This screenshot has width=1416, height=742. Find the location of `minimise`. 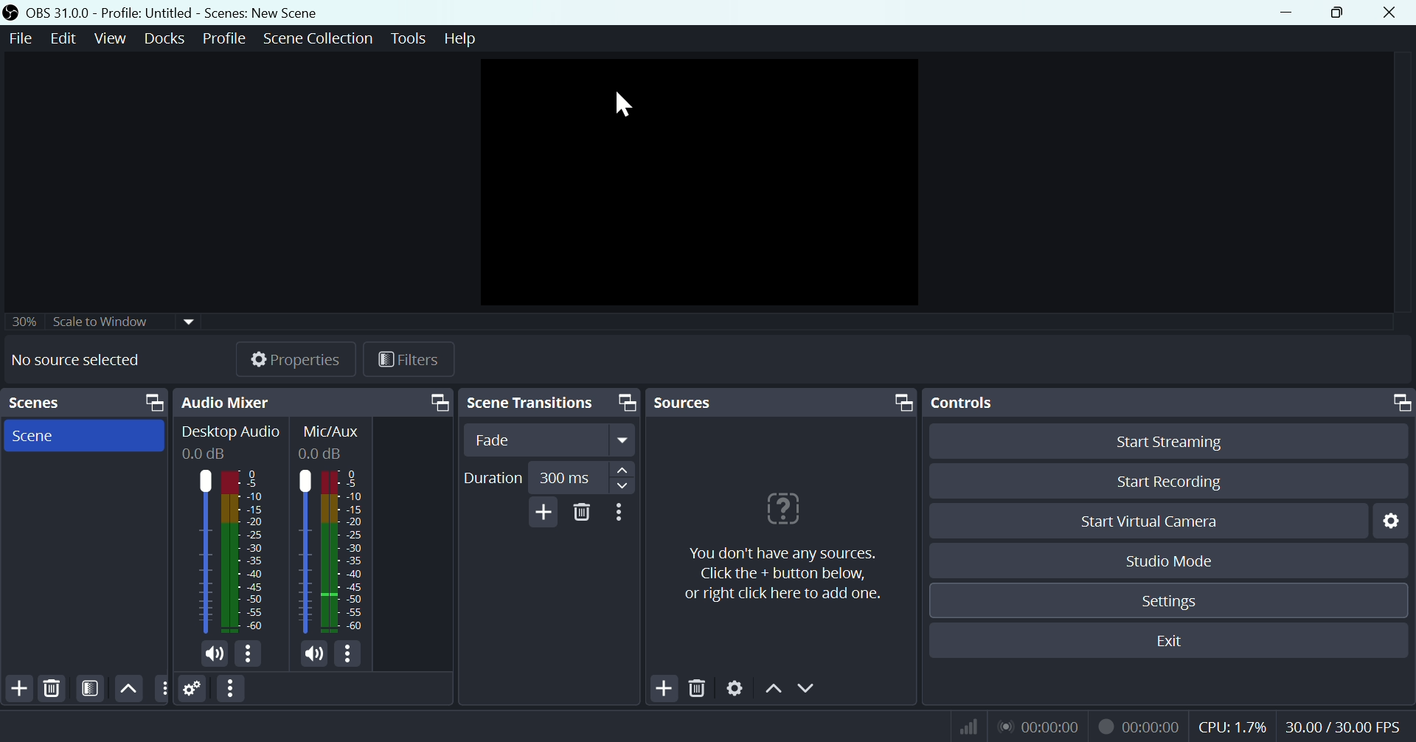

minimise is located at coordinates (1281, 13).